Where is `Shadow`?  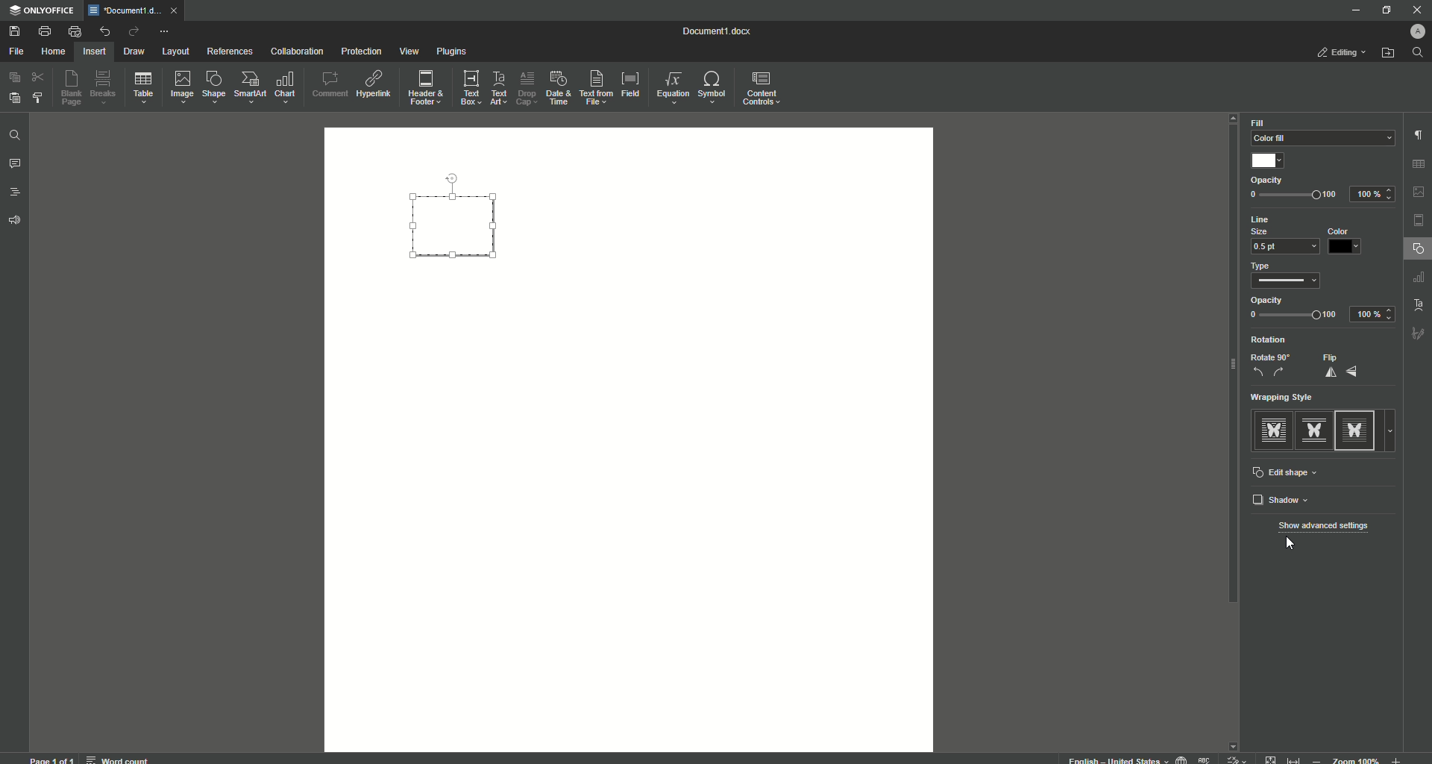 Shadow is located at coordinates (1325, 500).